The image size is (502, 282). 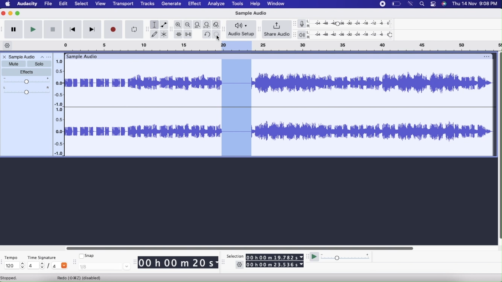 I want to click on Mute, so click(x=14, y=64).